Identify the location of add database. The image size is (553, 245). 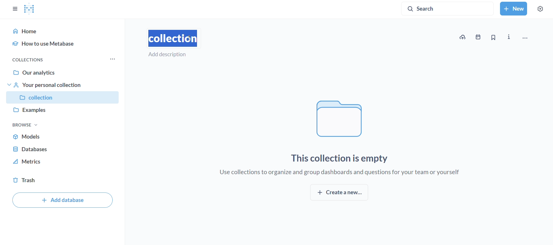
(63, 200).